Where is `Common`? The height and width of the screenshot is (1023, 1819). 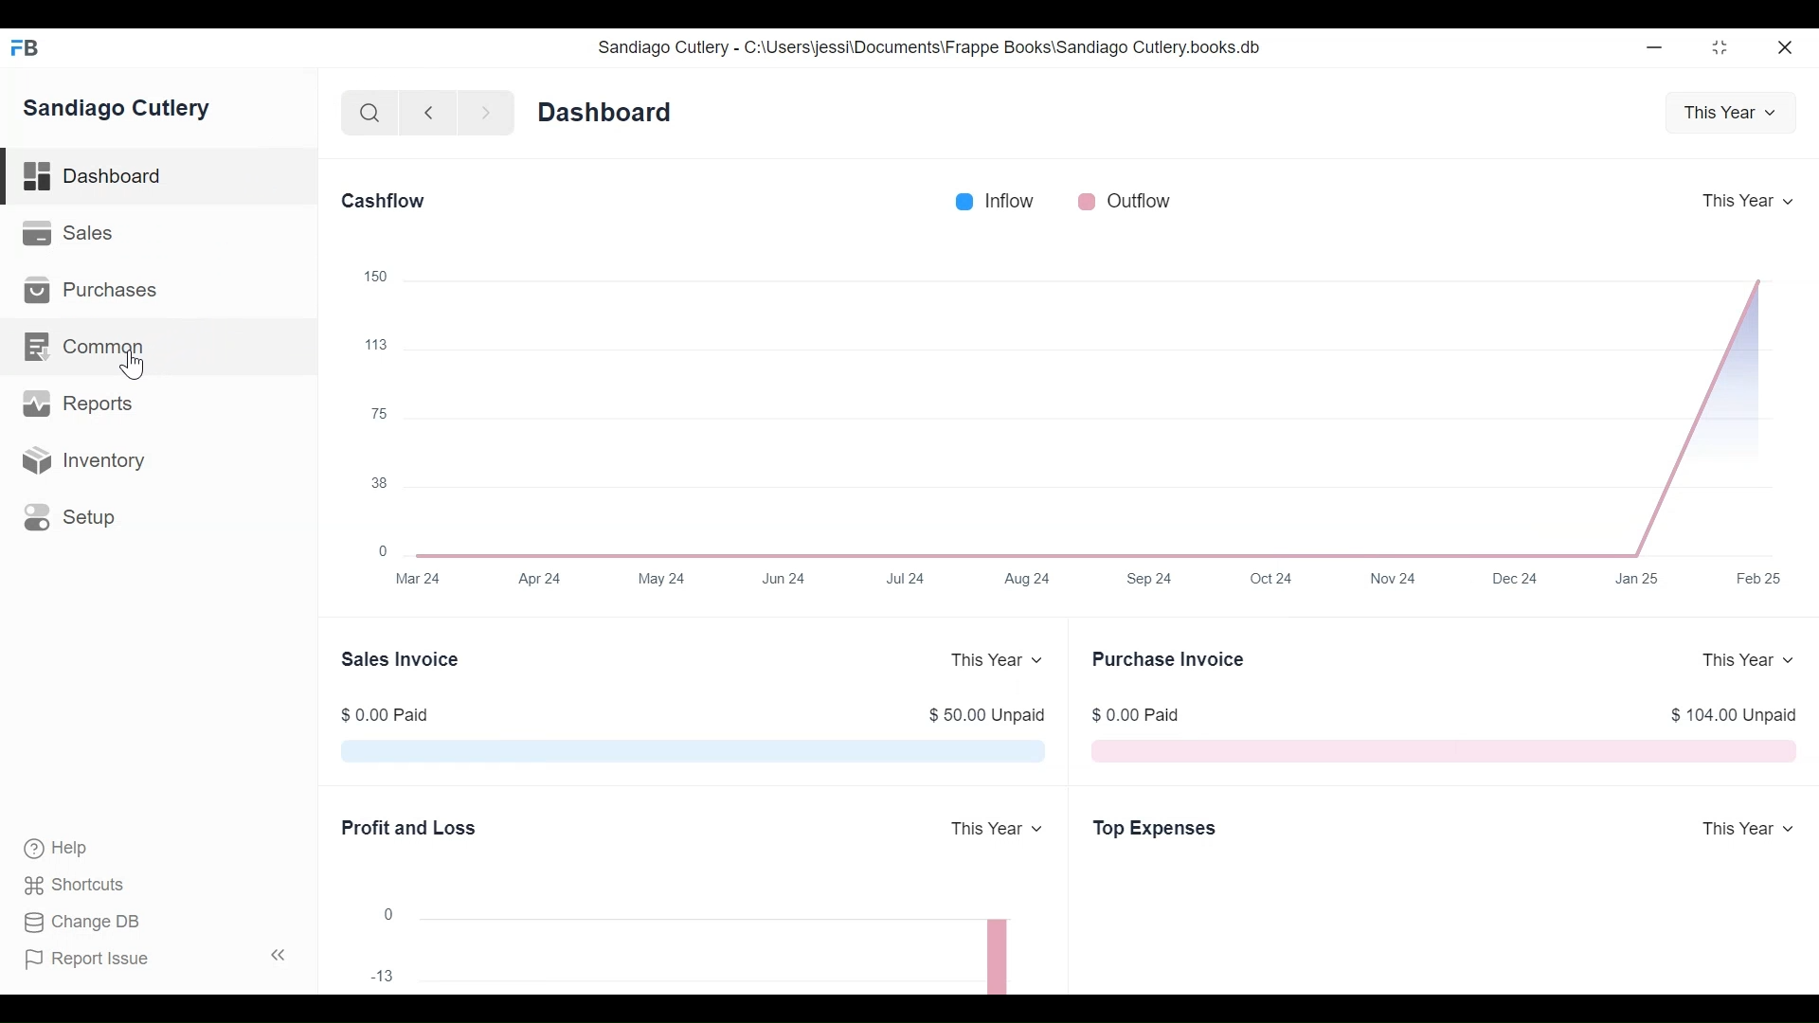 Common is located at coordinates (85, 345).